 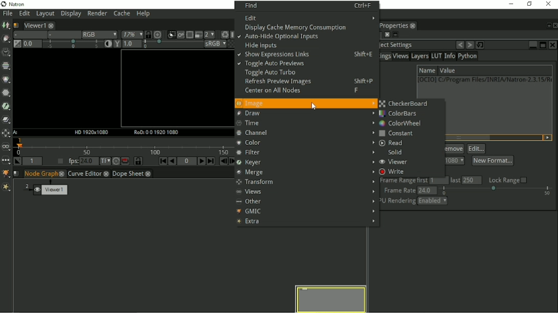 What do you see at coordinates (121, 14) in the screenshot?
I see `Cache` at bounding box center [121, 14].